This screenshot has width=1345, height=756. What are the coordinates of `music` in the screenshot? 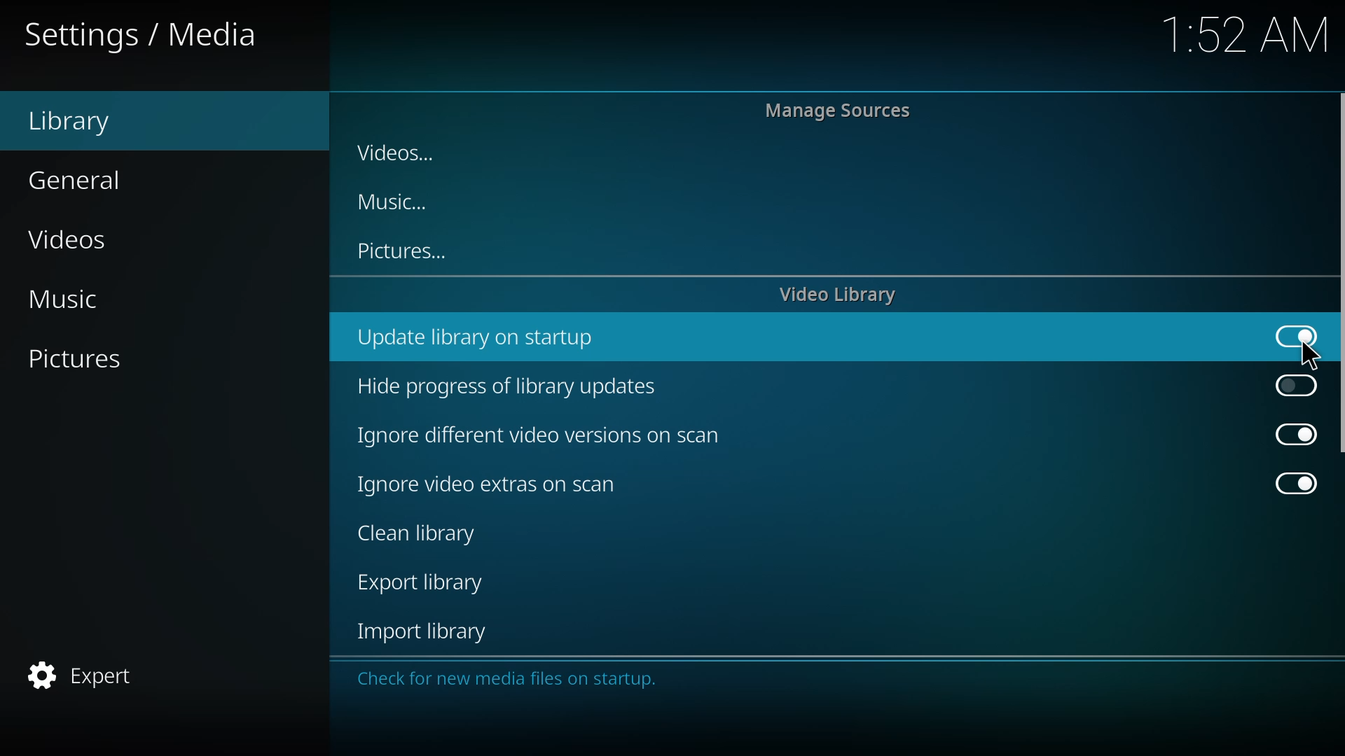 It's located at (397, 202).